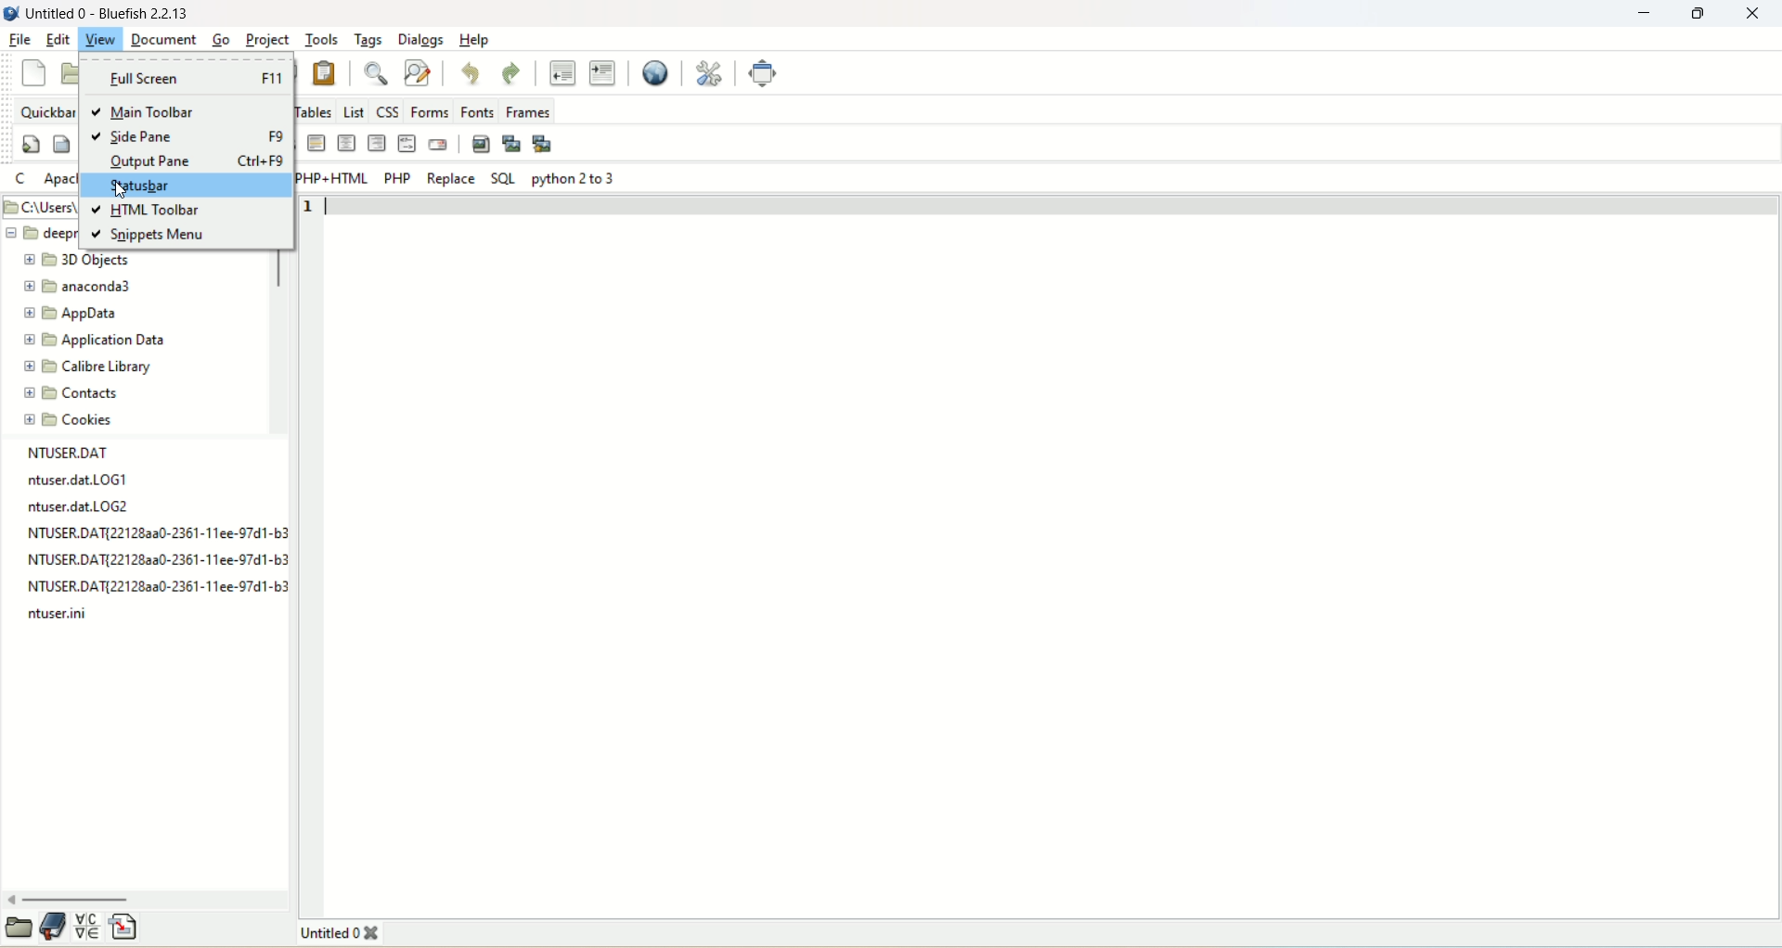 This screenshot has height=948, width=1782. Describe the element at coordinates (279, 327) in the screenshot. I see `vertical scroll bar` at that location.